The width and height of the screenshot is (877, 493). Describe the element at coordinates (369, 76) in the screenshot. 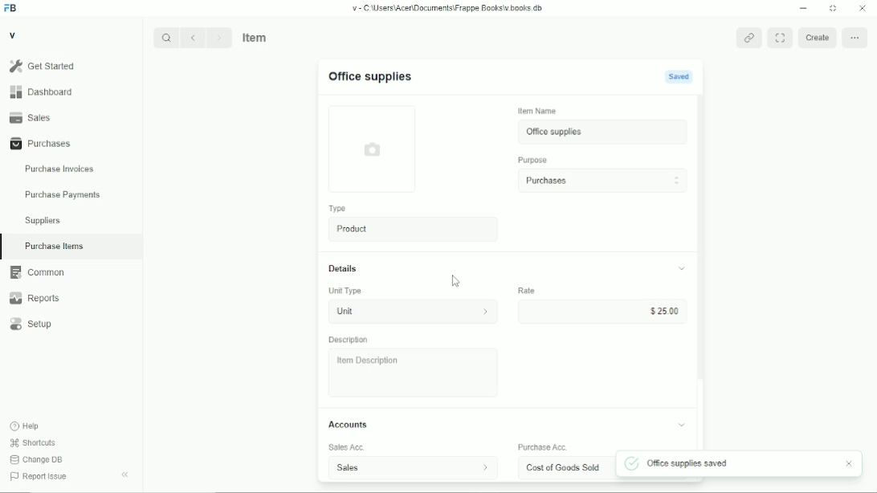

I see `office supplies` at that location.